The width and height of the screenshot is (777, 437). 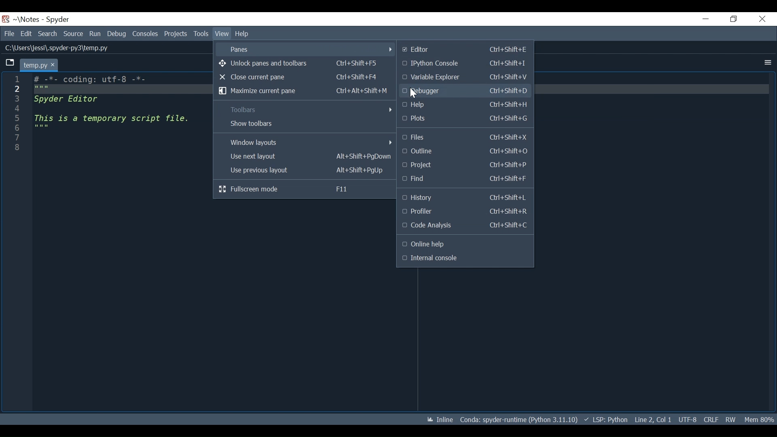 I want to click on Memory Usage, so click(x=760, y=420).